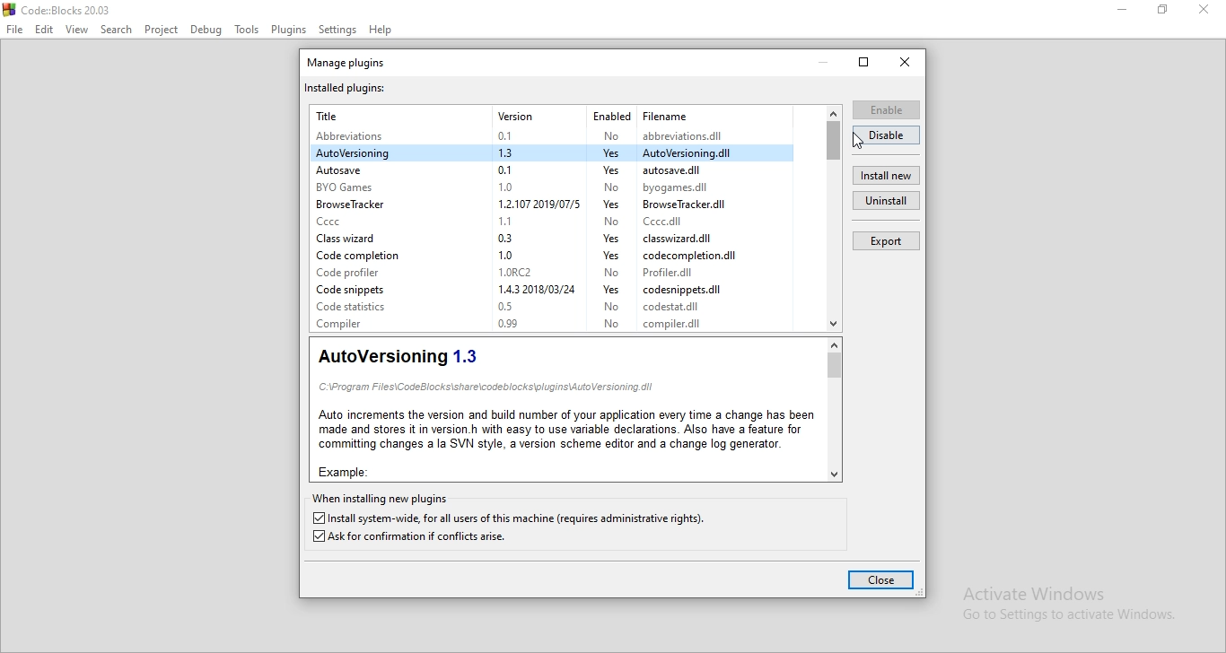  What do you see at coordinates (507, 307) in the screenshot?
I see `0.5` at bounding box center [507, 307].